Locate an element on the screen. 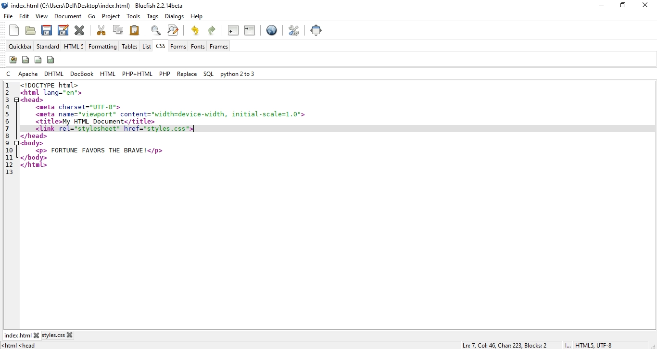 This screenshot has width=657, height=349. create stylesheet is located at coordinates (13, 60).